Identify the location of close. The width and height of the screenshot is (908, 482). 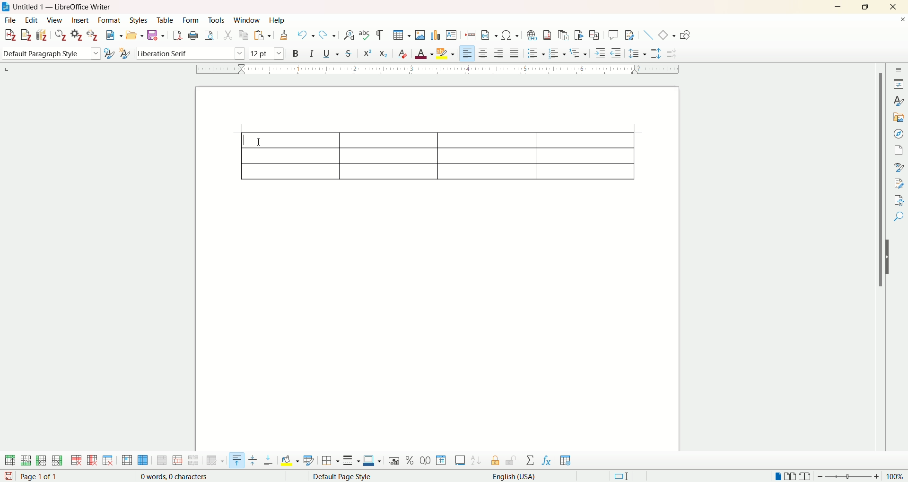
(900, 20).